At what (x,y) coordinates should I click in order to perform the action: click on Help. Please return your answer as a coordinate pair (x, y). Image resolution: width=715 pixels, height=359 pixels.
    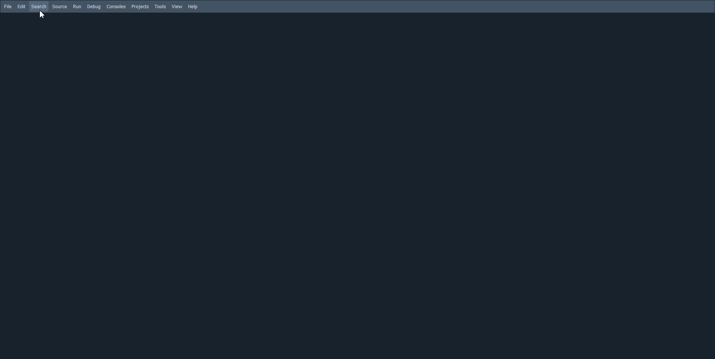
    Looking at the image, I should click on (193, 7).